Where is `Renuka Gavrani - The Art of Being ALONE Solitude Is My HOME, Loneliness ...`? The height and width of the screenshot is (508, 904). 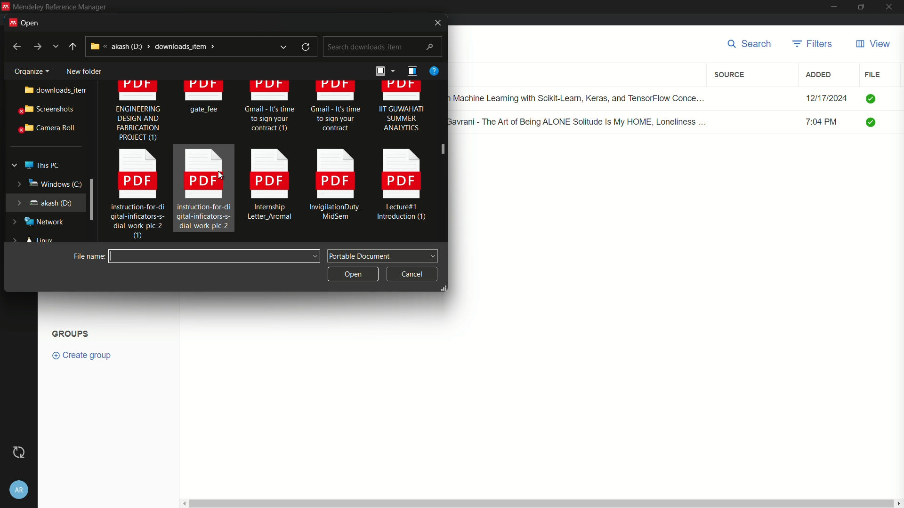 Renuka Gavrani - The Art of Being ALONE Solitude Is My HOME, Loneliness ... is located at coordinates (582, 121).